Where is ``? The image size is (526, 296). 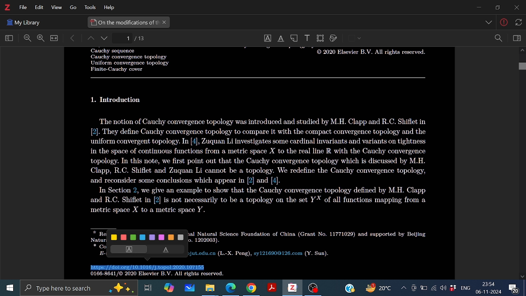
 is located at coordinates (360, 39).